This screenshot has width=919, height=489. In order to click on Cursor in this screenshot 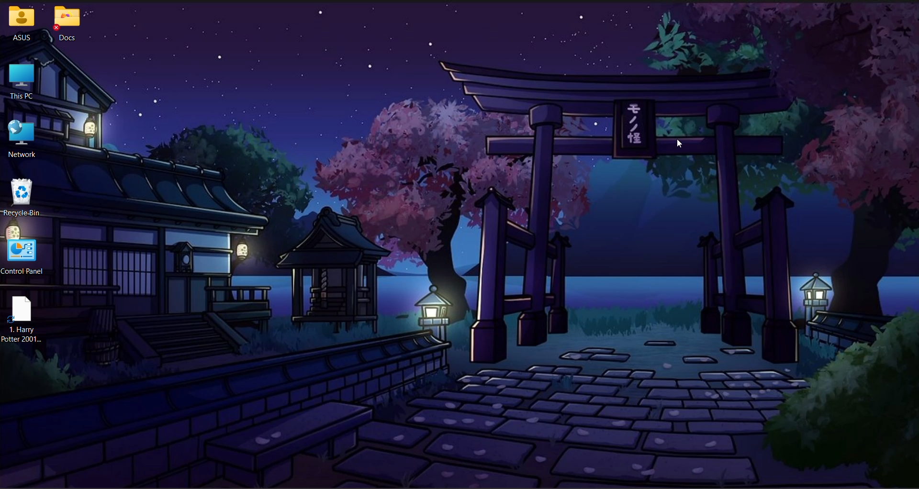, I will do `click(679, 144)`.